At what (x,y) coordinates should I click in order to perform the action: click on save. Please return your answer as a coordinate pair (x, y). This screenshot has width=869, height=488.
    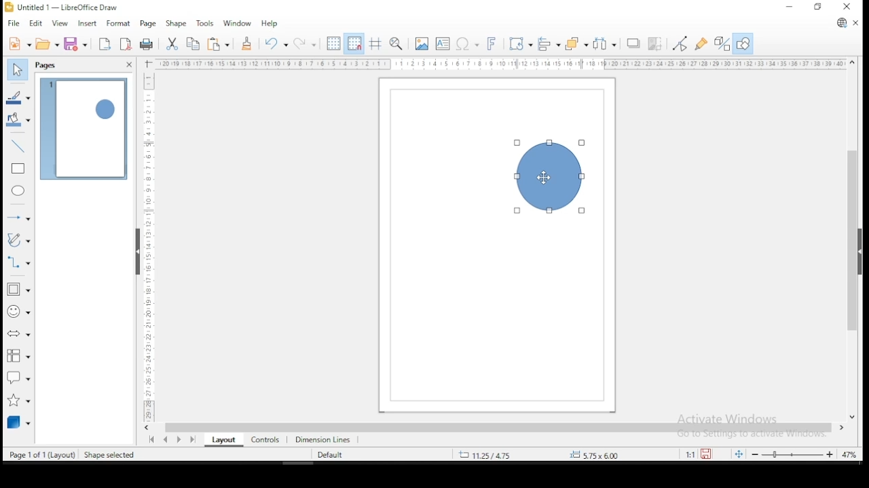
    Looking at the image, I should click on (707, 454).